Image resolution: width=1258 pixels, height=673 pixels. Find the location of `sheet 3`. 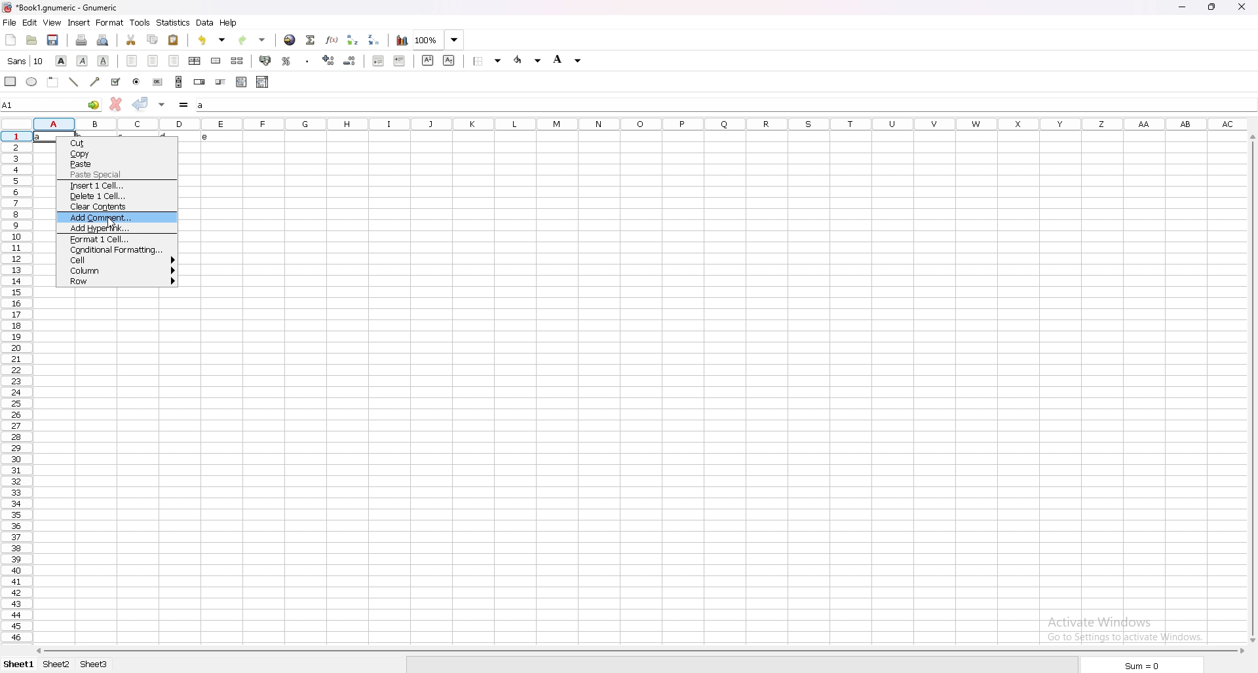

sheet 3 is located at coordinates (94, 664).